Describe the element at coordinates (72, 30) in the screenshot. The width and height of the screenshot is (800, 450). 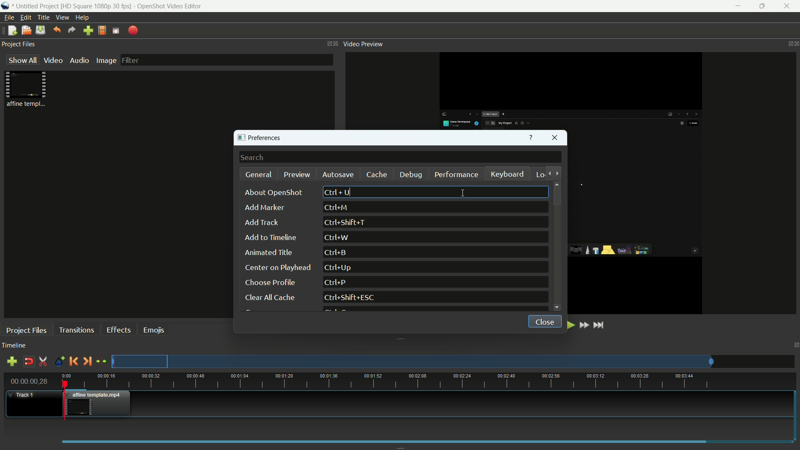
I see `redo` at that location.